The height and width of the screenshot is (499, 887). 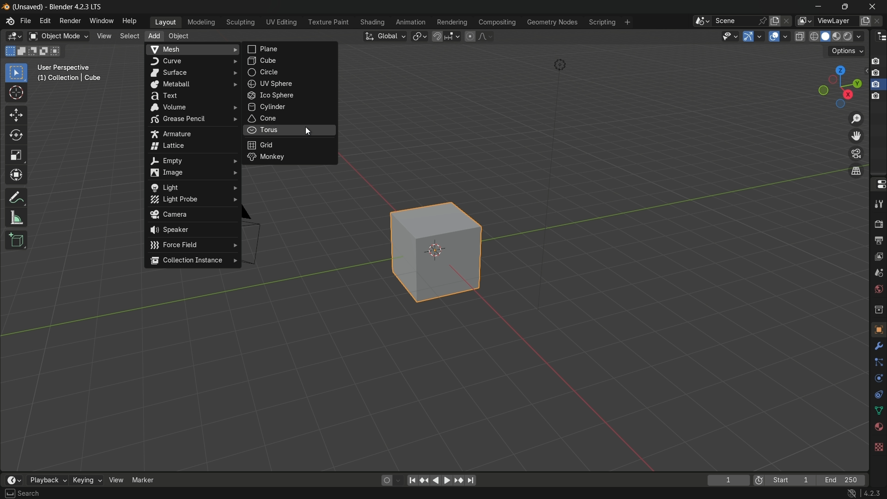 What do you see at coordinates (877, 346) in the screenshot?
I see `modifier` at bounding box center [877, 346].